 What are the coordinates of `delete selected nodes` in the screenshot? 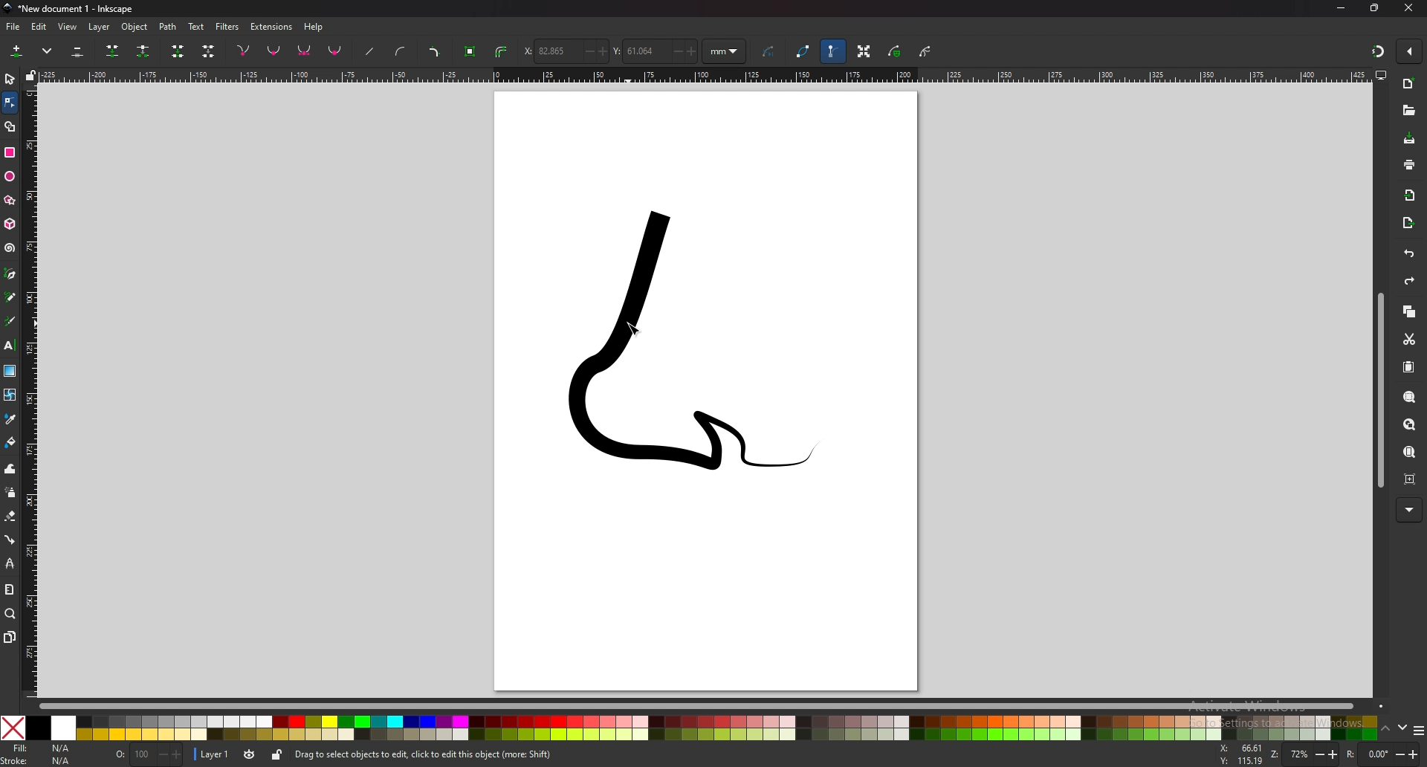 It's located at (77, 52).